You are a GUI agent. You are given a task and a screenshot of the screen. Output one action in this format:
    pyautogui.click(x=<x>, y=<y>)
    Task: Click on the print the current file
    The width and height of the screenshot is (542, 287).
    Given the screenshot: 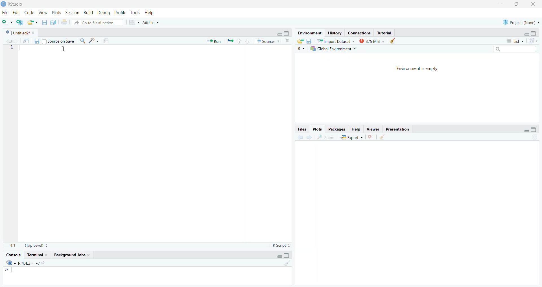 What is the action you would take?
    pyautogui.click(x=65, y=22)
    